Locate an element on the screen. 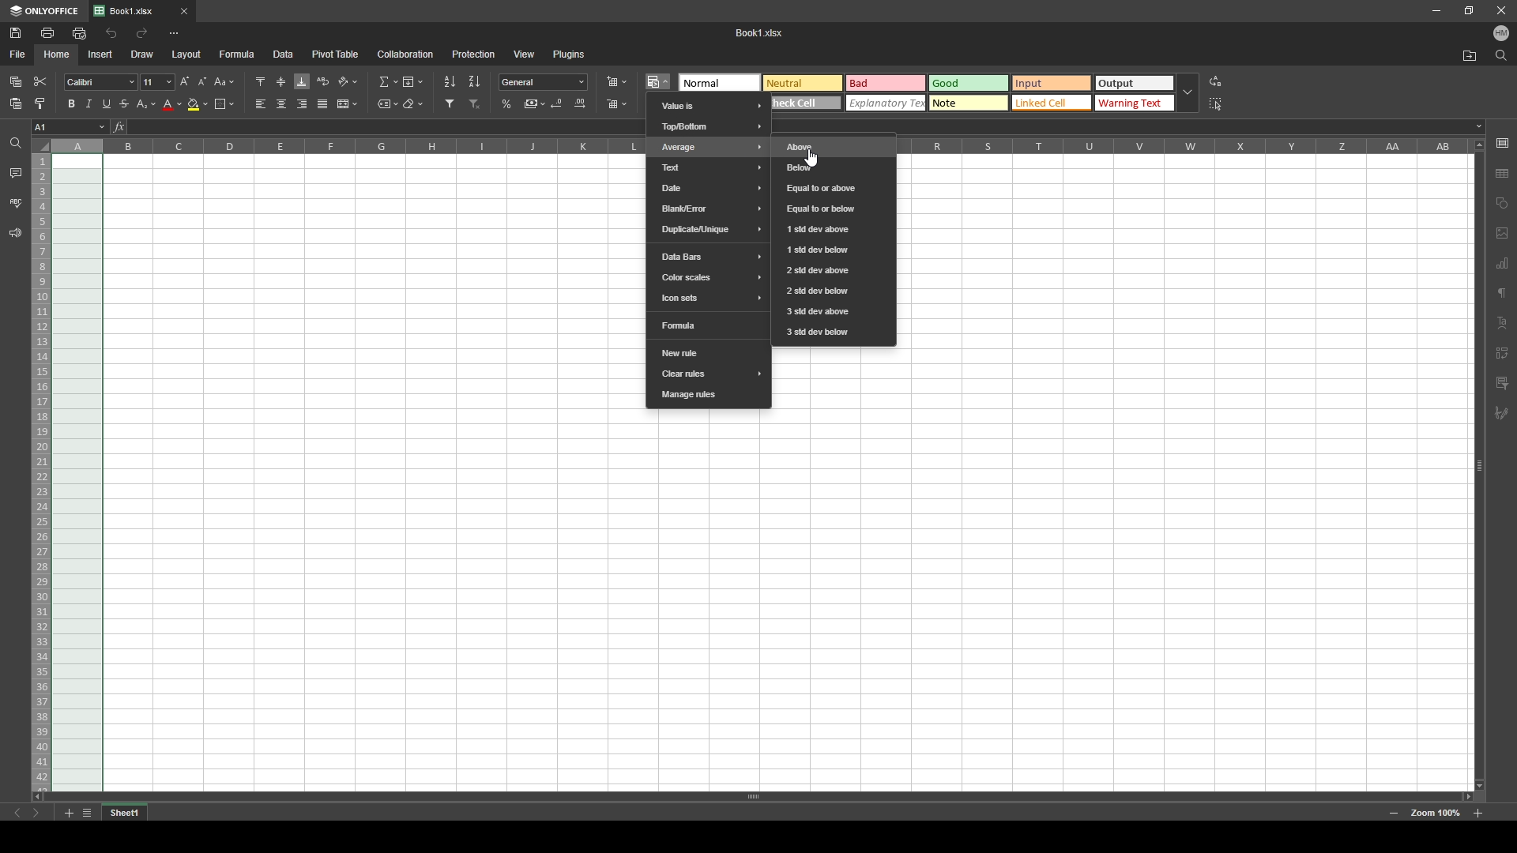  add sheet is located at coordinates (68, 814).